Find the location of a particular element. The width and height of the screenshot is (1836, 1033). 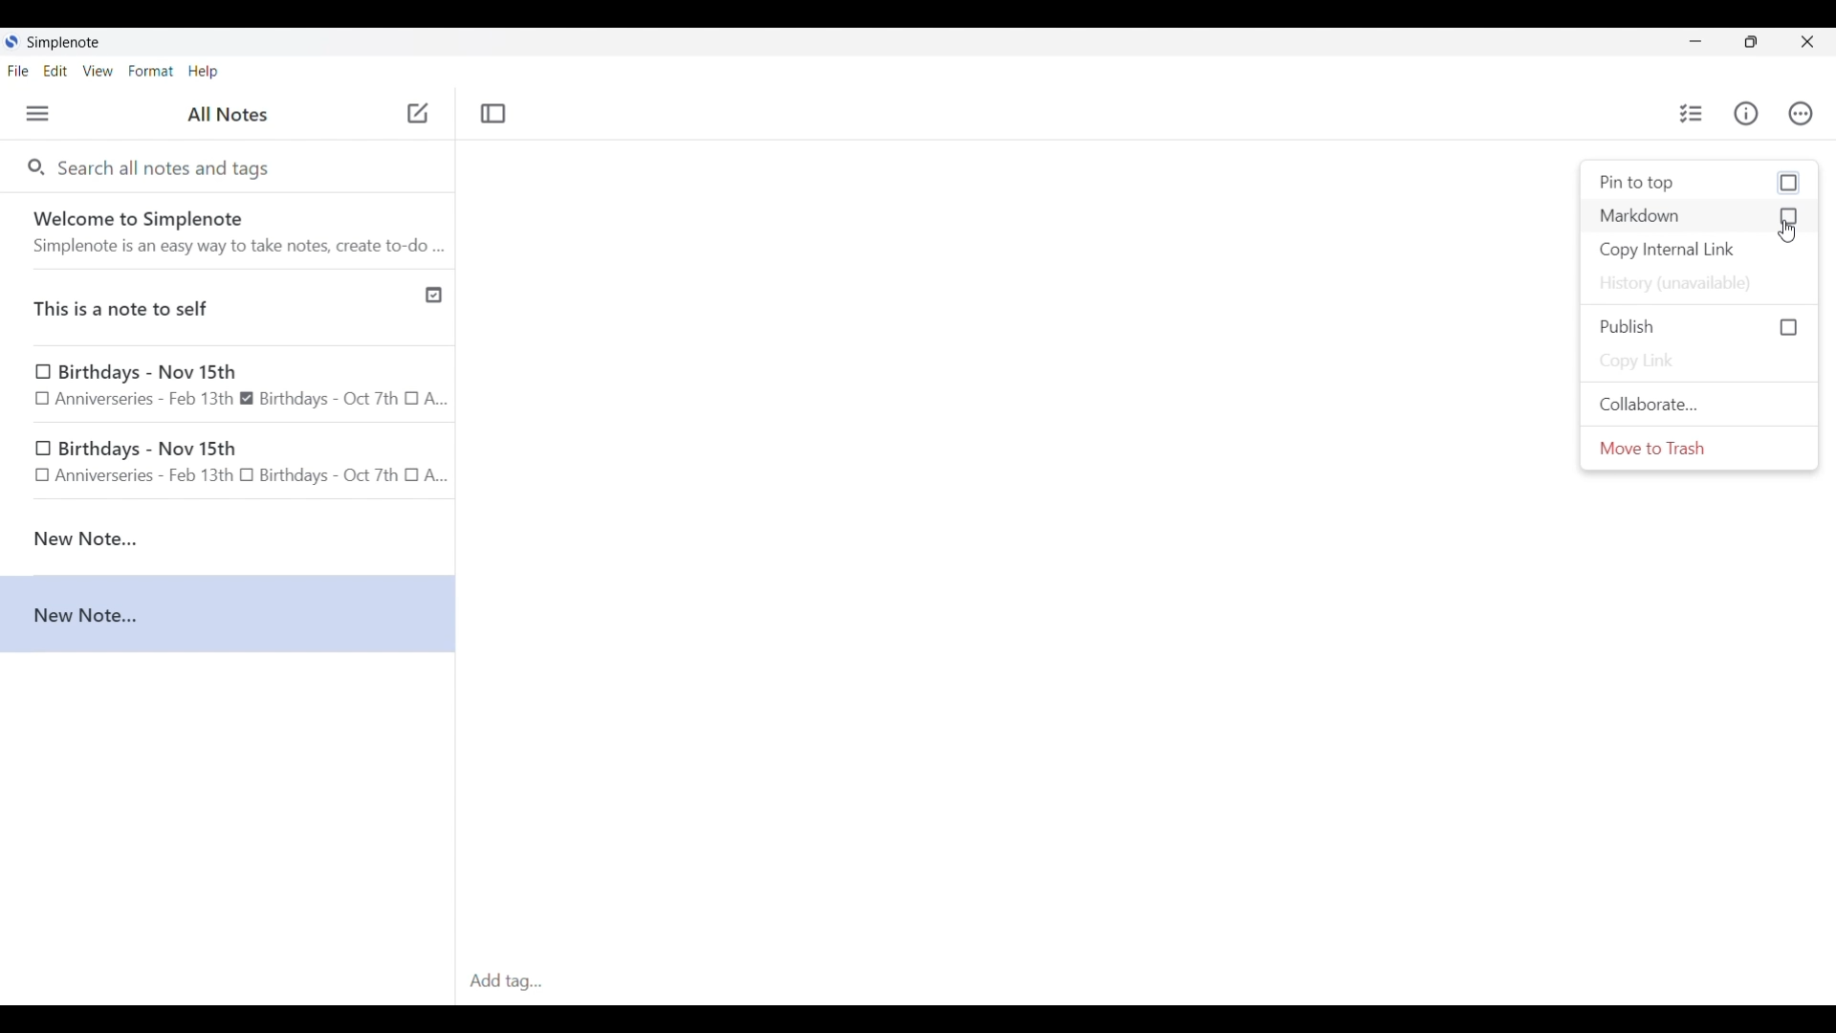

Click to pin current note to the top is located at coordinates (1698, 183).